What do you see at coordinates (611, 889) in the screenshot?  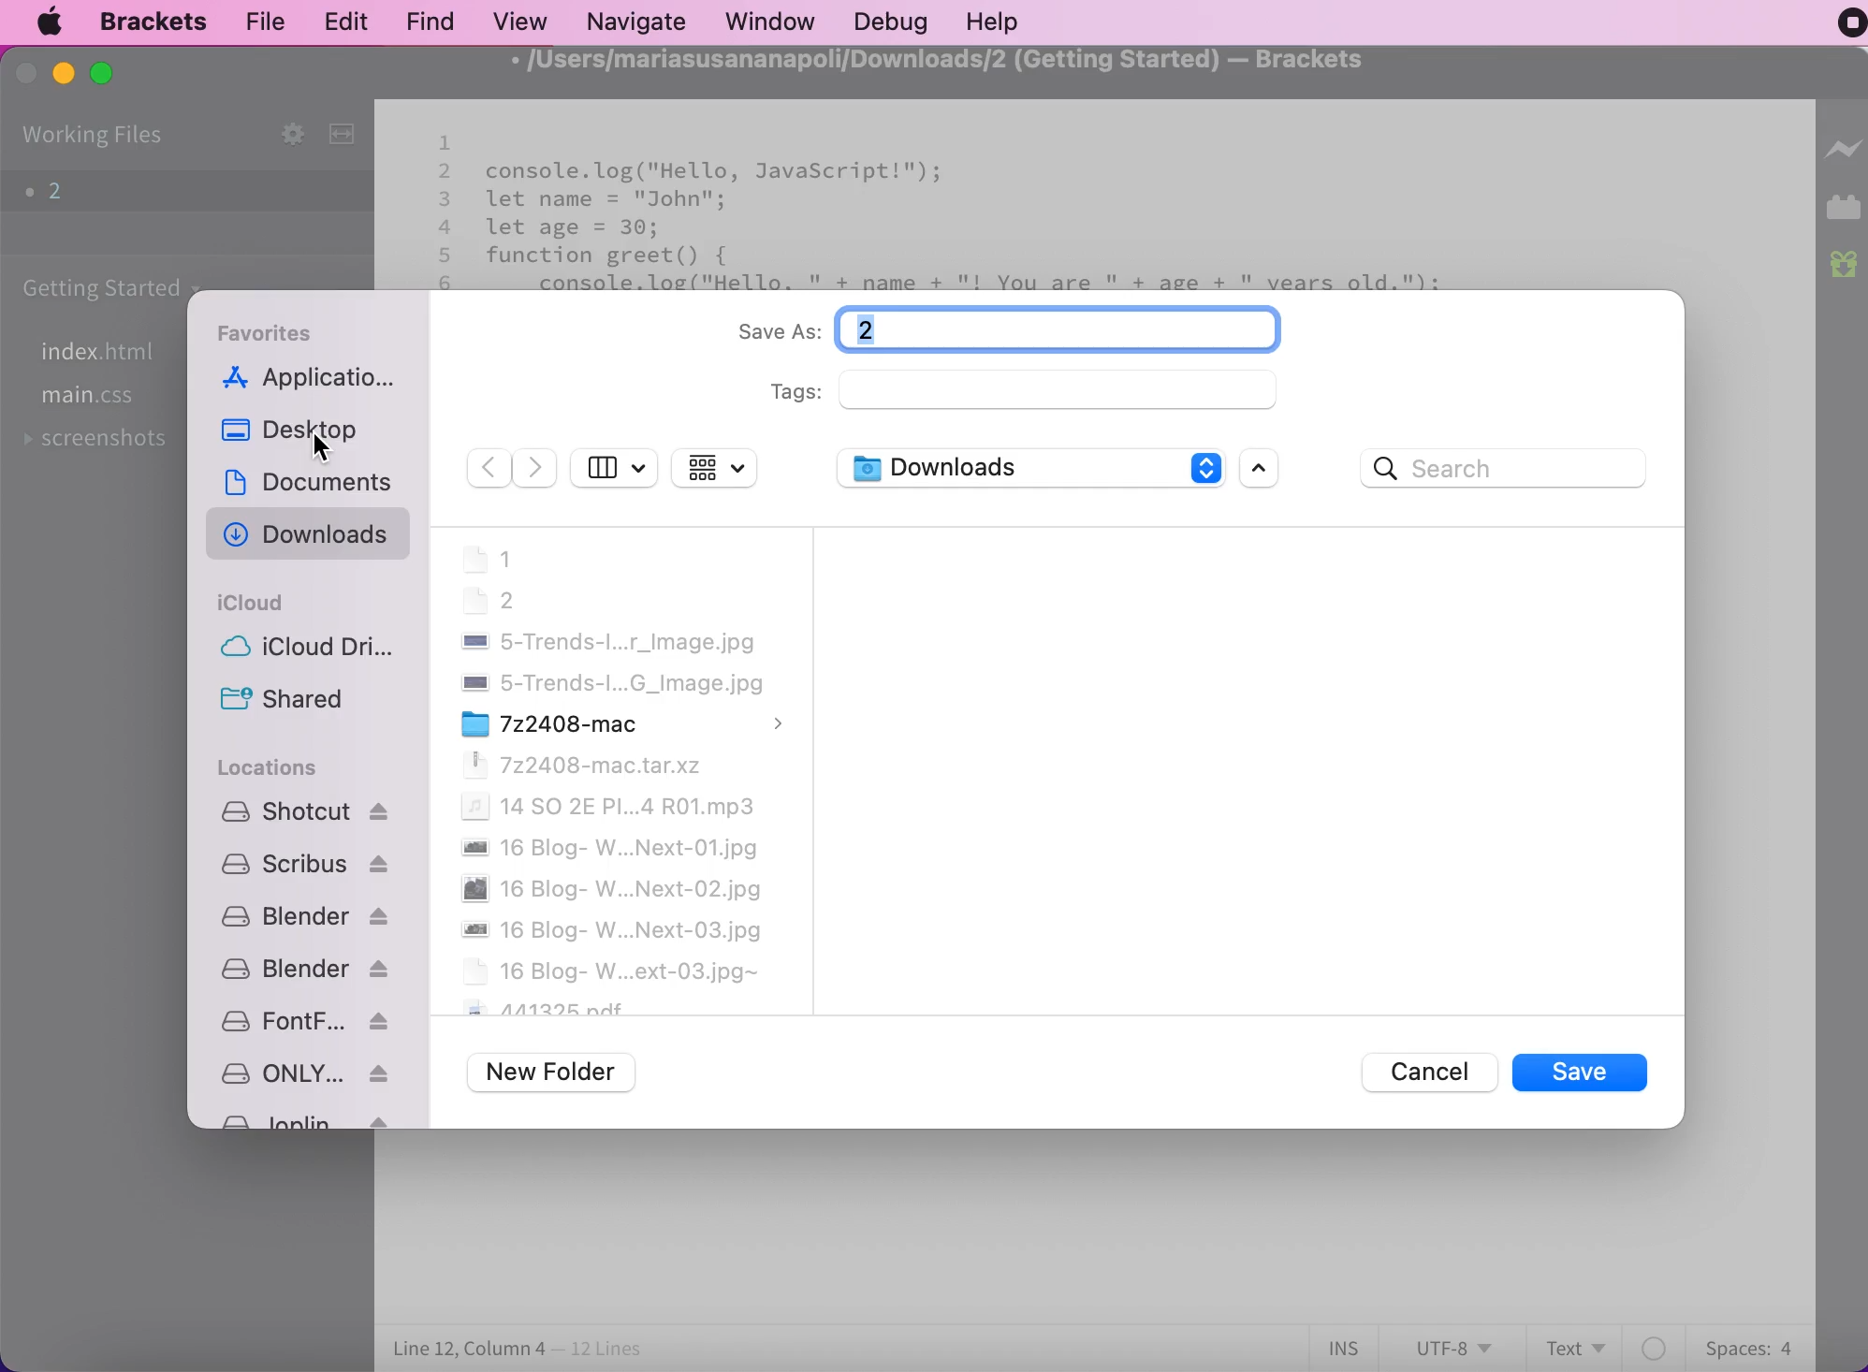 I see `16 blog-W...Next-02.jpg` at bounding box center [611, 889].